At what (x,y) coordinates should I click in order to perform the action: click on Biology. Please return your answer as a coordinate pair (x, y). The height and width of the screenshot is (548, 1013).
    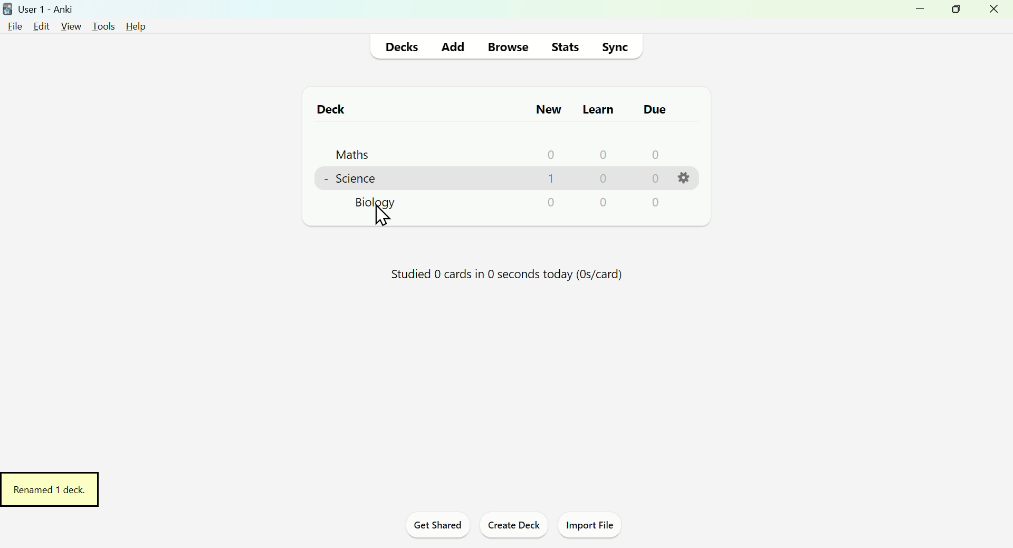
    Looking at the image, I should click on (378, 204).